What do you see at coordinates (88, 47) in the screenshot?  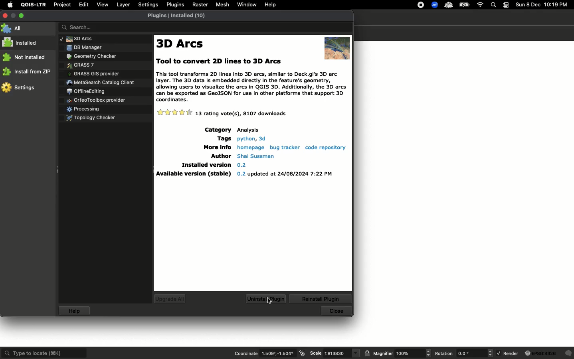 I see `Plugins` at bounding box center [88, 47].